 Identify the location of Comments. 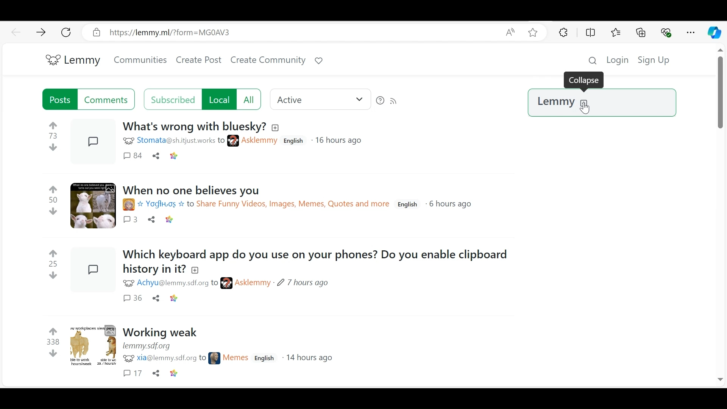
(108, 99).